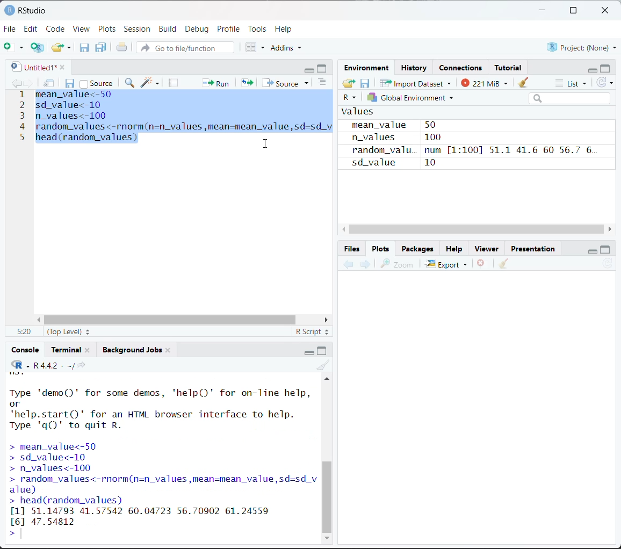  I want to click on maximize, so click(573, 11).